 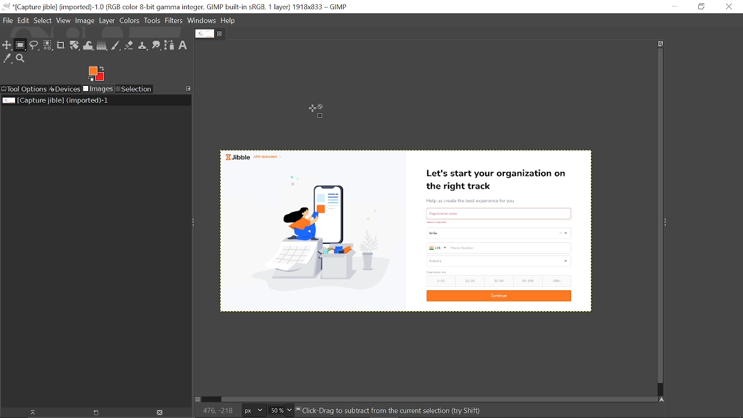 What do you see at coordinates (65, 89) in the screenshot?
I see `Devices` at bounding box center [65, 89].